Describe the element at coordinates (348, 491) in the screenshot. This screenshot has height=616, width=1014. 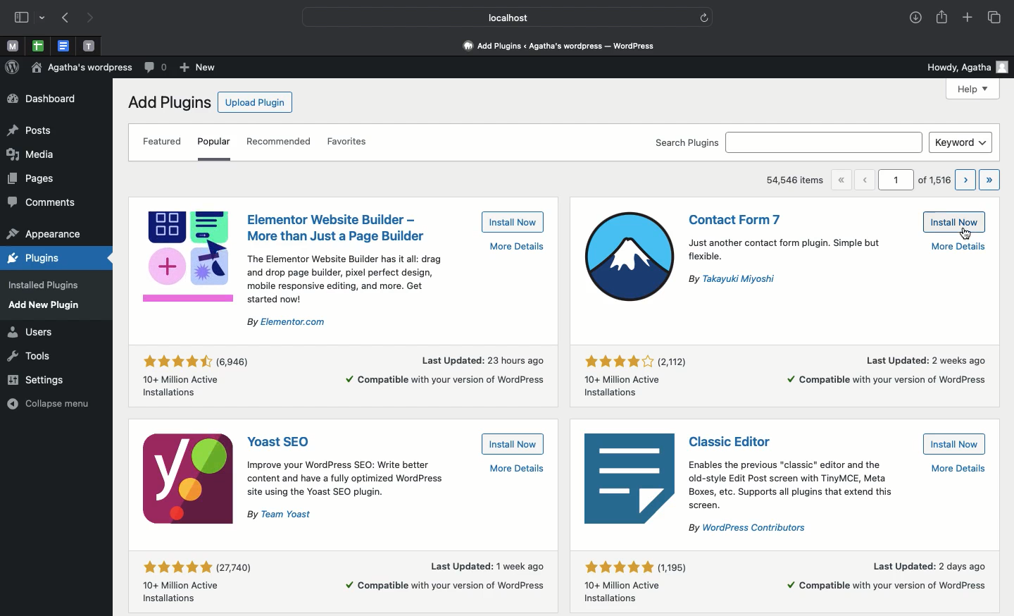
I see `Informational text` at that location.